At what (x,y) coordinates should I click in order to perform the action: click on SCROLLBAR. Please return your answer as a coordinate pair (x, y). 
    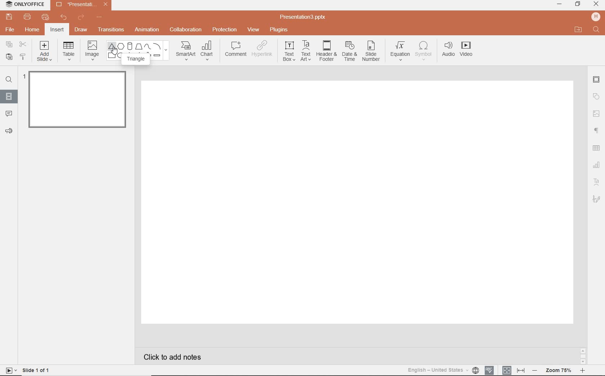
    Looking at the image, I should click on (583, 357).